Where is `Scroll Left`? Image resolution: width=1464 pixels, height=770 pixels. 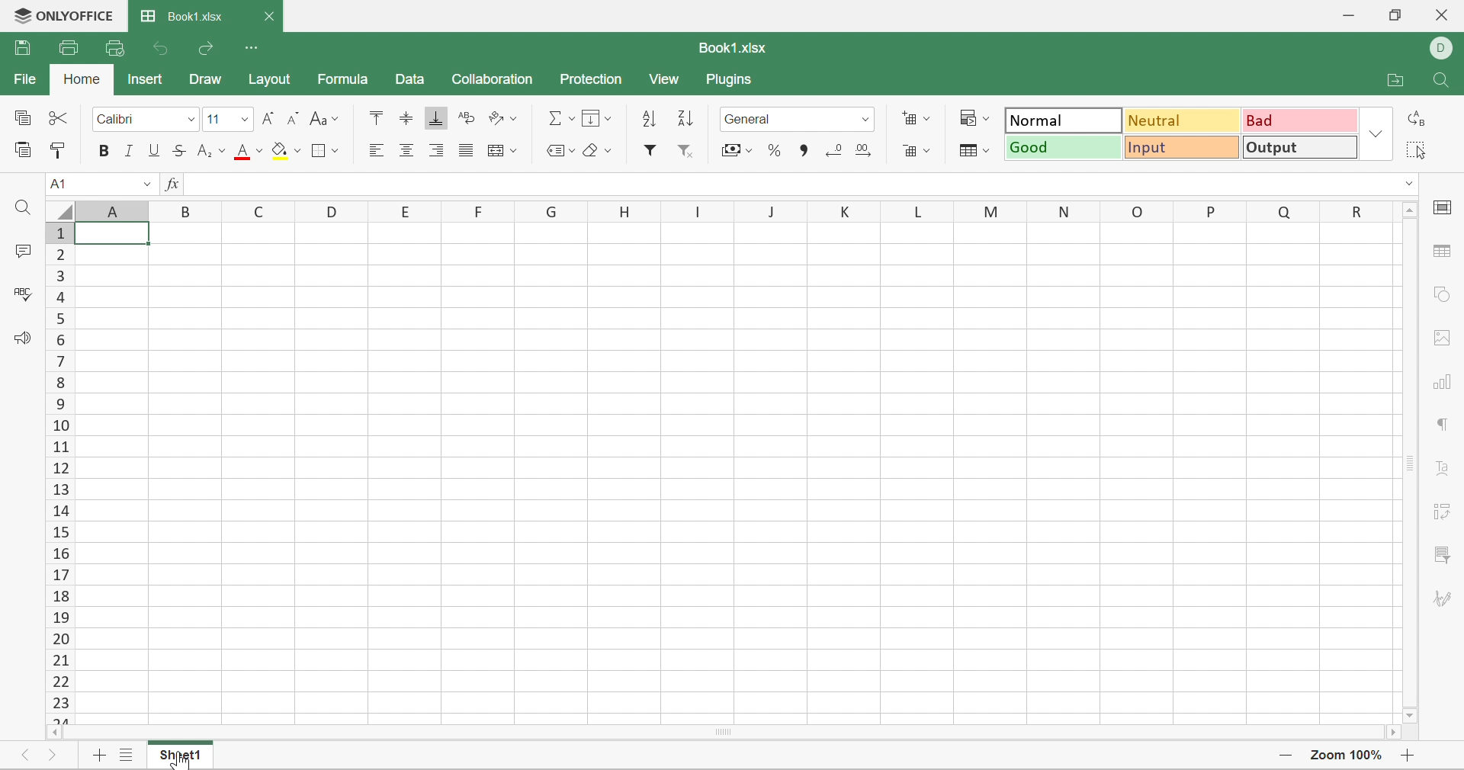
Scroll Left is located at coordinates (52, 731).